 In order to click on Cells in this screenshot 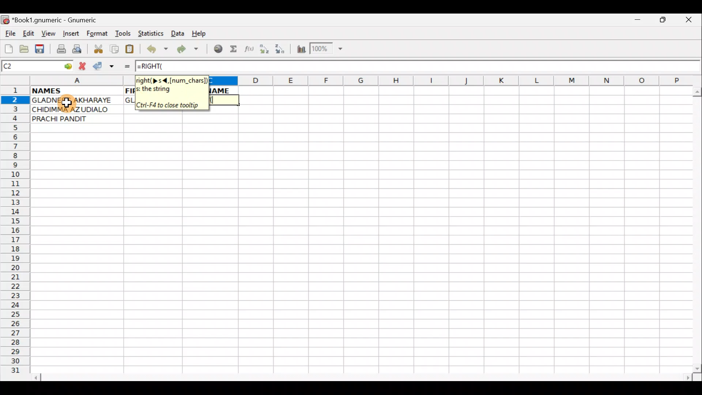, I will do `click(362, 255)`.